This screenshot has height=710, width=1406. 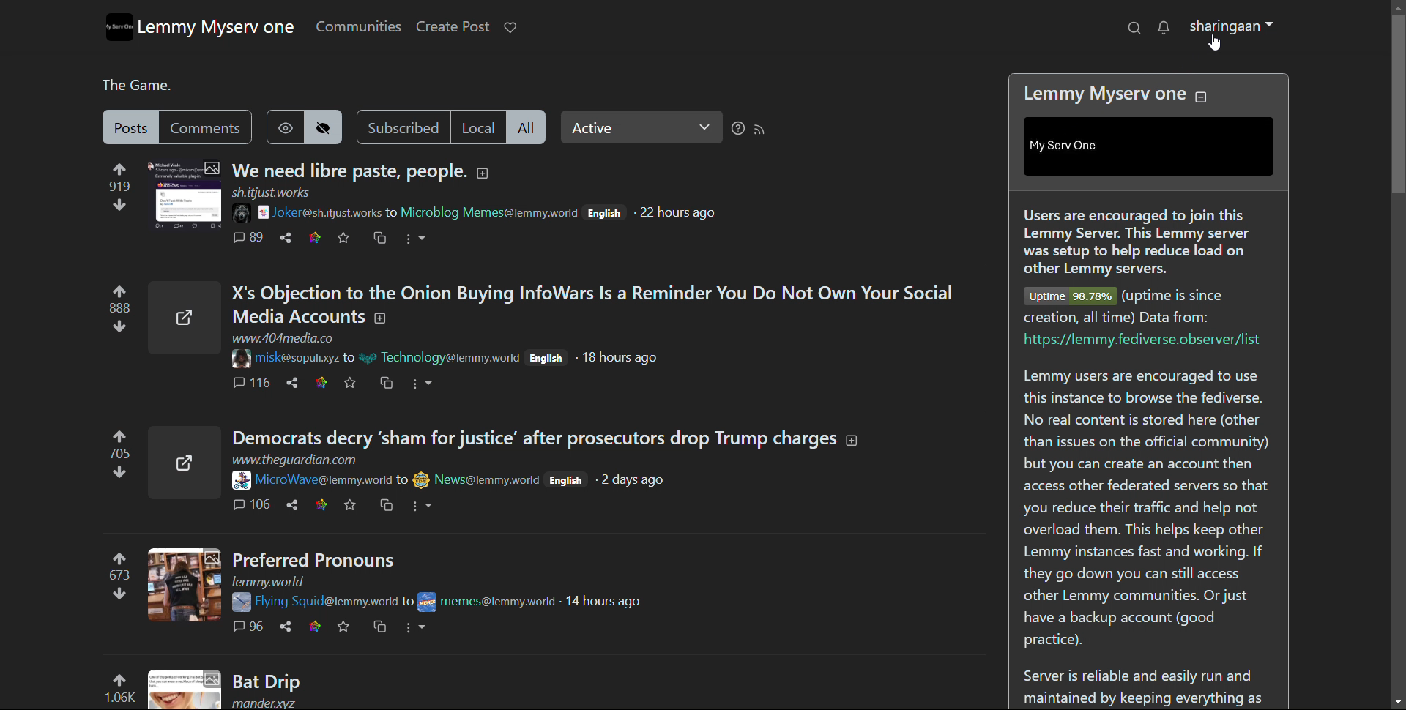 What do you see at coordinates (1073, 146) in the screenshot?
I see `| My Serv One` at bounding box center [1073, 146].